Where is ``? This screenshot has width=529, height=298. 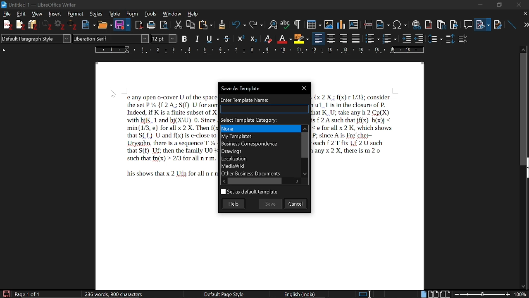
 is located at coordinates (222, 24).